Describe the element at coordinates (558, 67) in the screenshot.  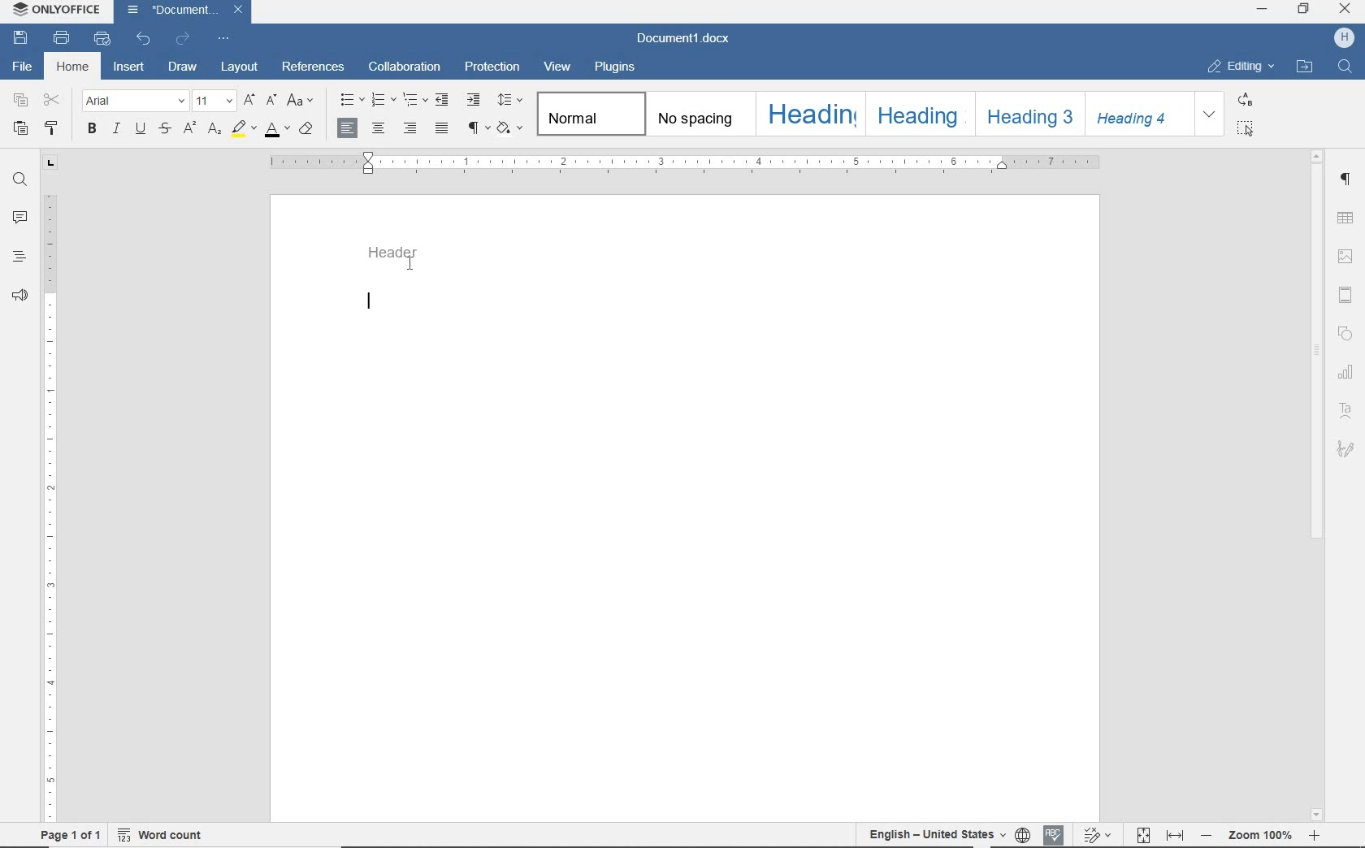
I see `view` at that location.